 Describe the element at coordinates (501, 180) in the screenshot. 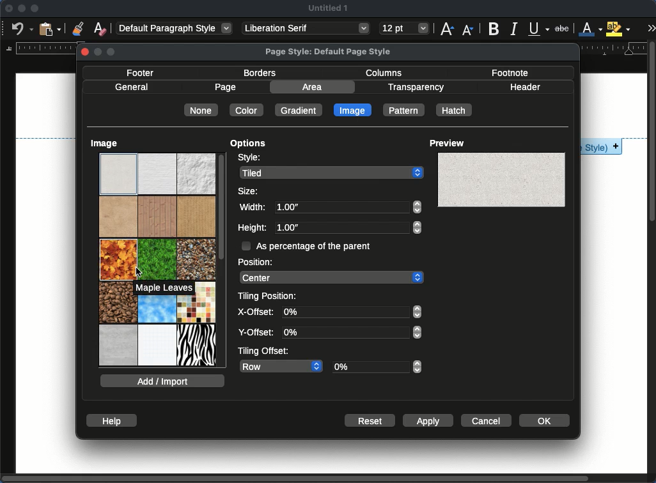

I see `board` at that location.